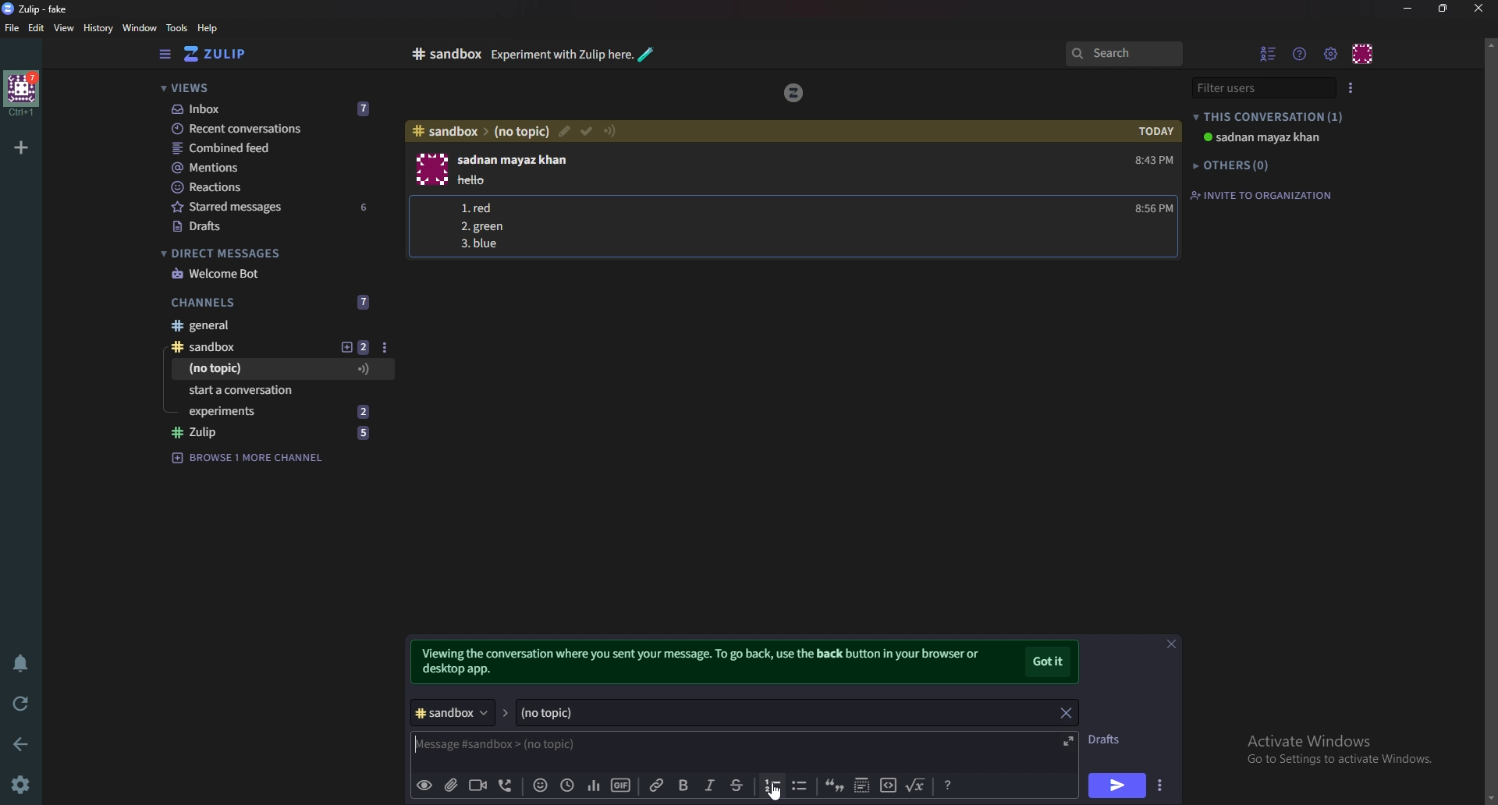 The width and height of the screenshot is (1498, 805). What do you see at coordinates (269, 273) in the screenshot?
I see `welcome bot` at bounding box center [269, 273].